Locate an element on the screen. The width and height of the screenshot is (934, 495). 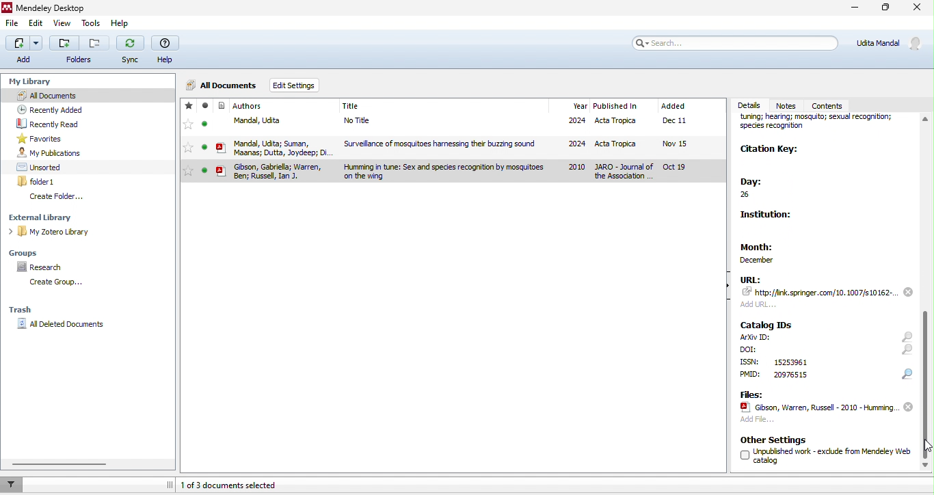
contents is located at coordinates (833, 104).